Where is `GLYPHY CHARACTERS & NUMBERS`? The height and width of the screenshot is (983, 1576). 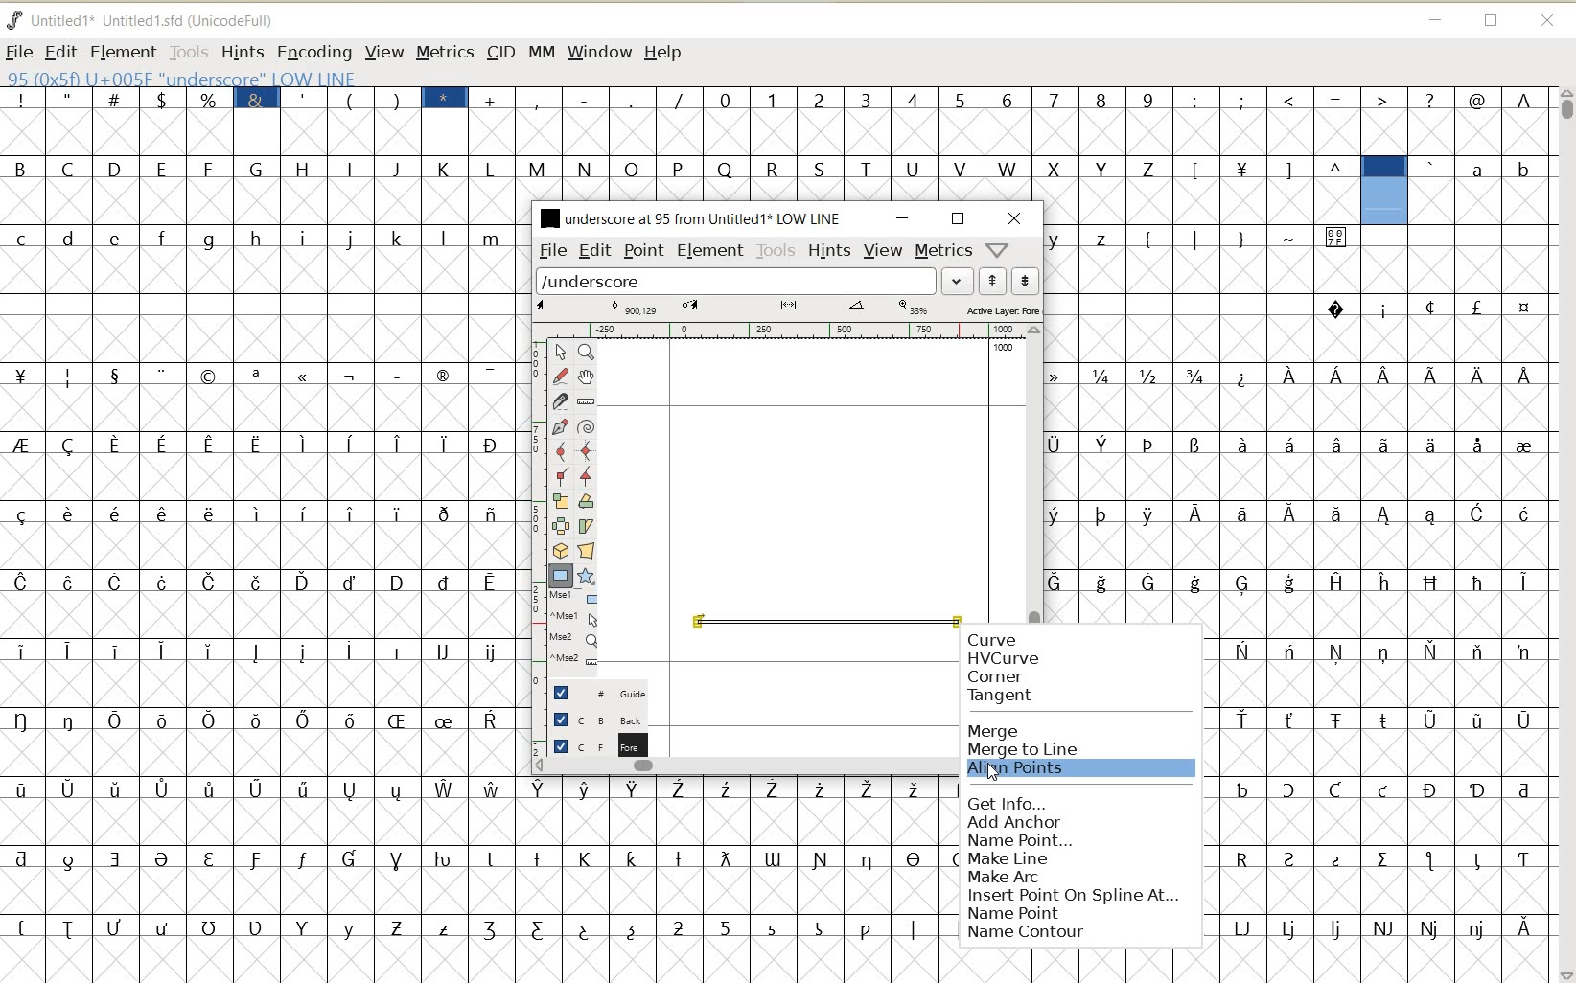 GLYPHY CHARACTERS & NUMBERS is located at coordinates (738, 869).